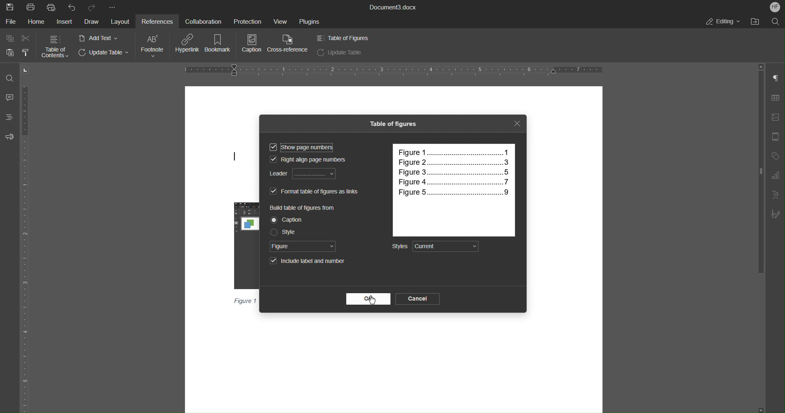 The image size is (785, 413). I want to click on References, so click(156, 20).